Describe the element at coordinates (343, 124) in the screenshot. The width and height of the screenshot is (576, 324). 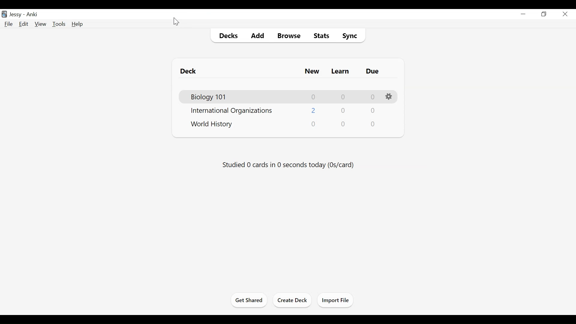
I see `Learn Card Count` at that location.